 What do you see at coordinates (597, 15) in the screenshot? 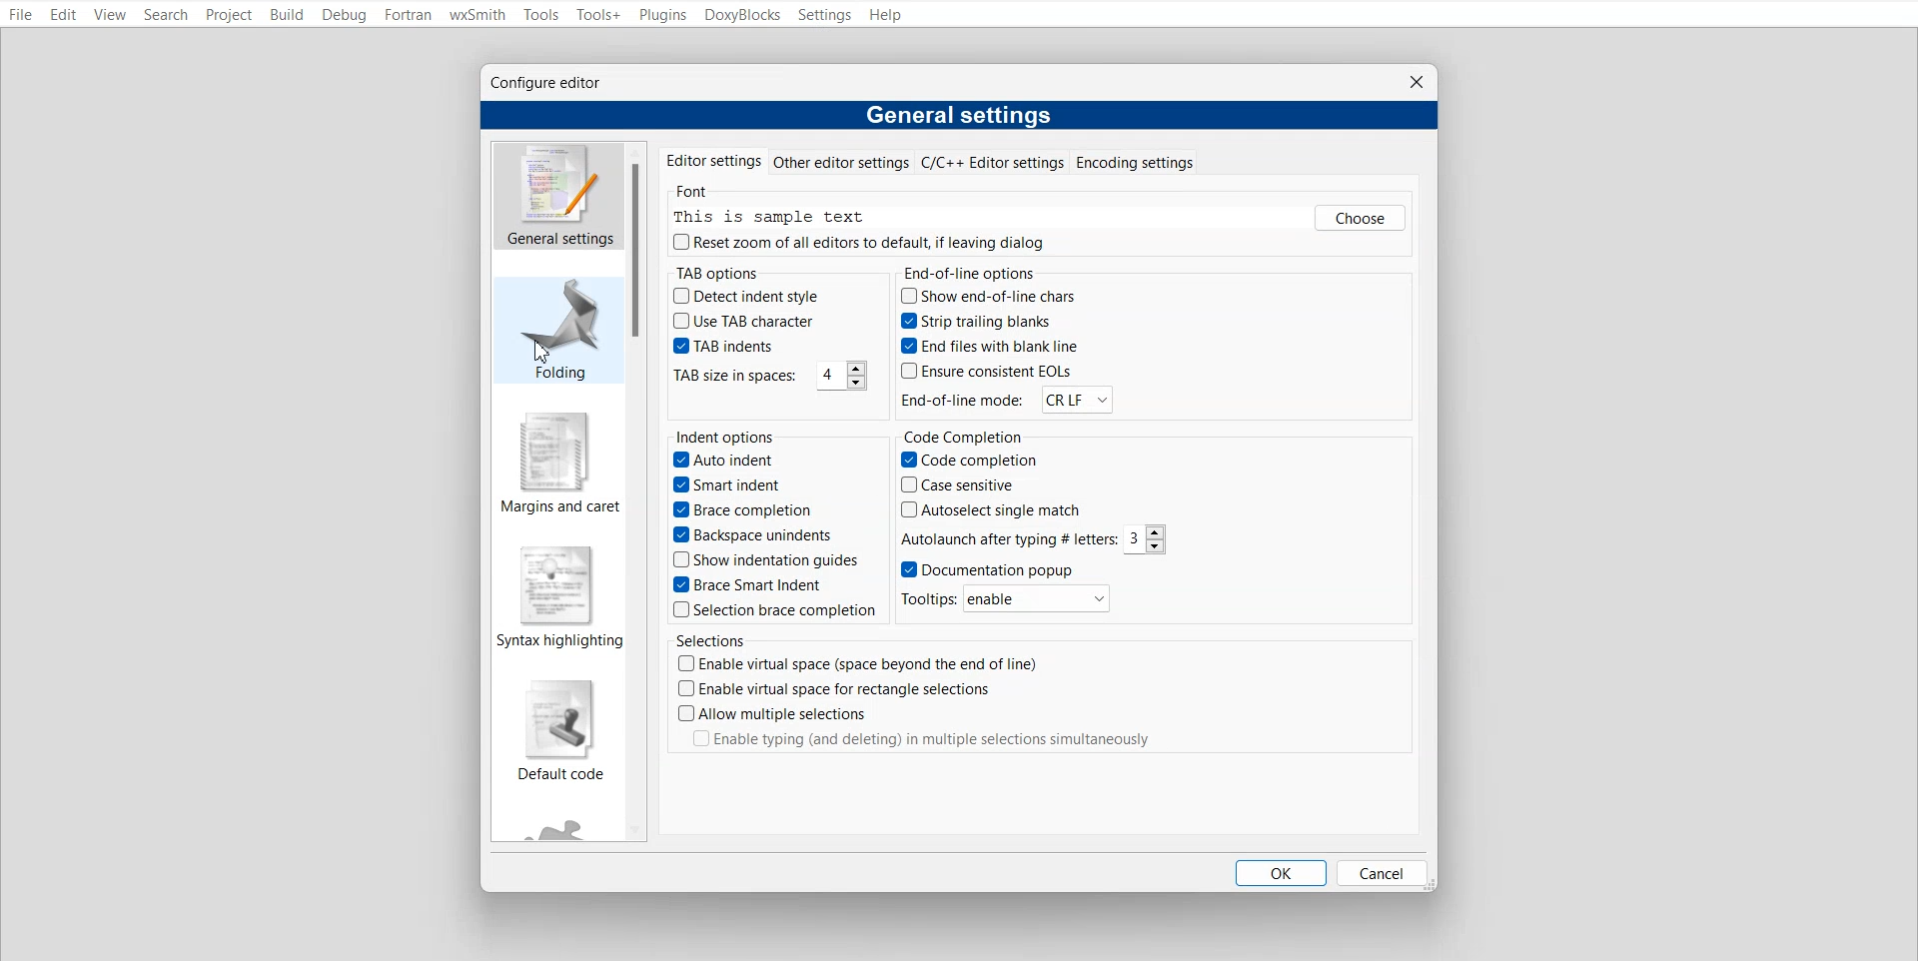
I see `Tools+` at bounding box center [597, 15].